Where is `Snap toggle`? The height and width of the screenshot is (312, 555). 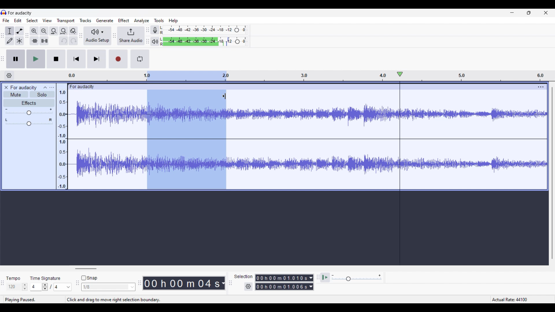 Snap toggle is located at coordinates (89, 278).